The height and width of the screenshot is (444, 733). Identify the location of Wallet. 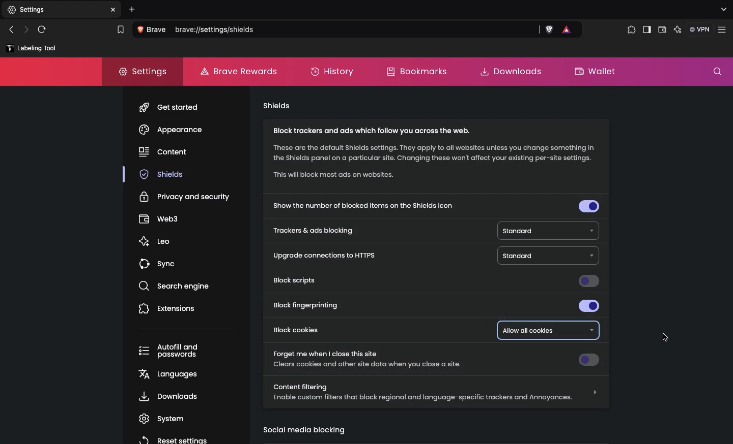
(597, 73).